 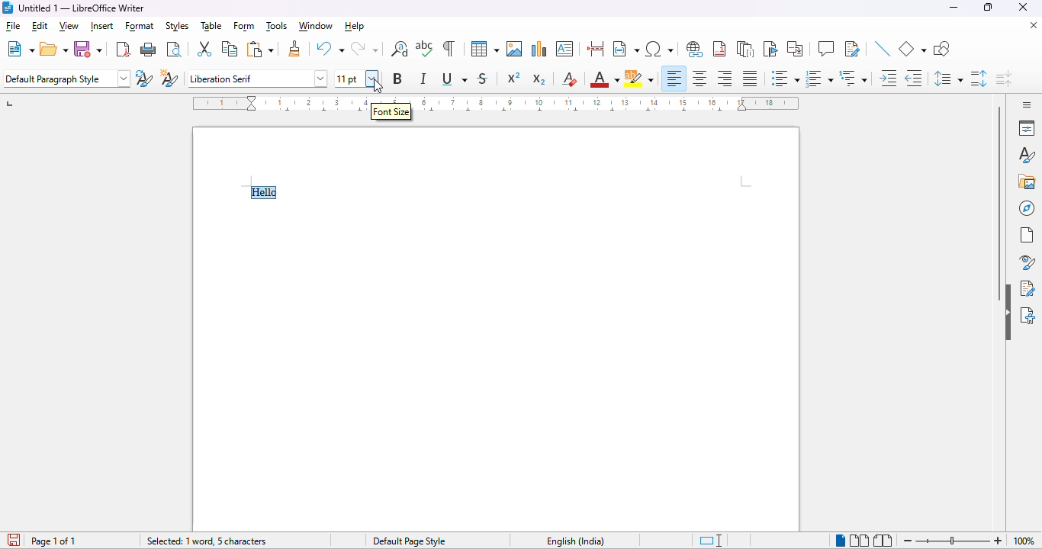 What do you see at coordinates (276, 26) in the screenshot?
I see `tools` at bounding box center [276, 26].